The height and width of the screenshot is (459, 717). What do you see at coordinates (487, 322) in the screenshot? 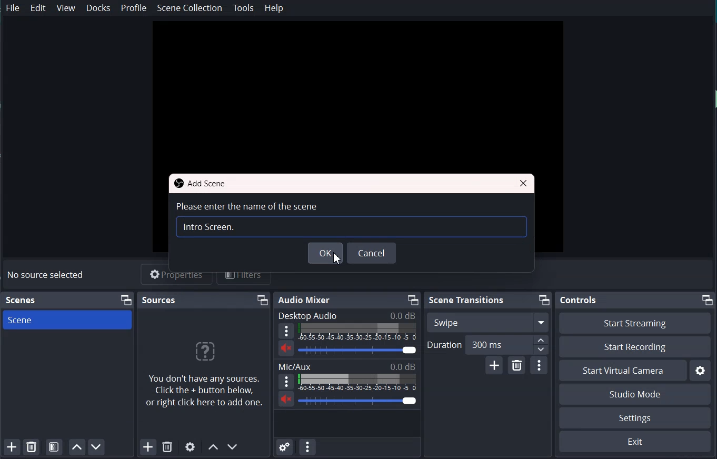
I see `Swipe` at bounding box center [487, 322].